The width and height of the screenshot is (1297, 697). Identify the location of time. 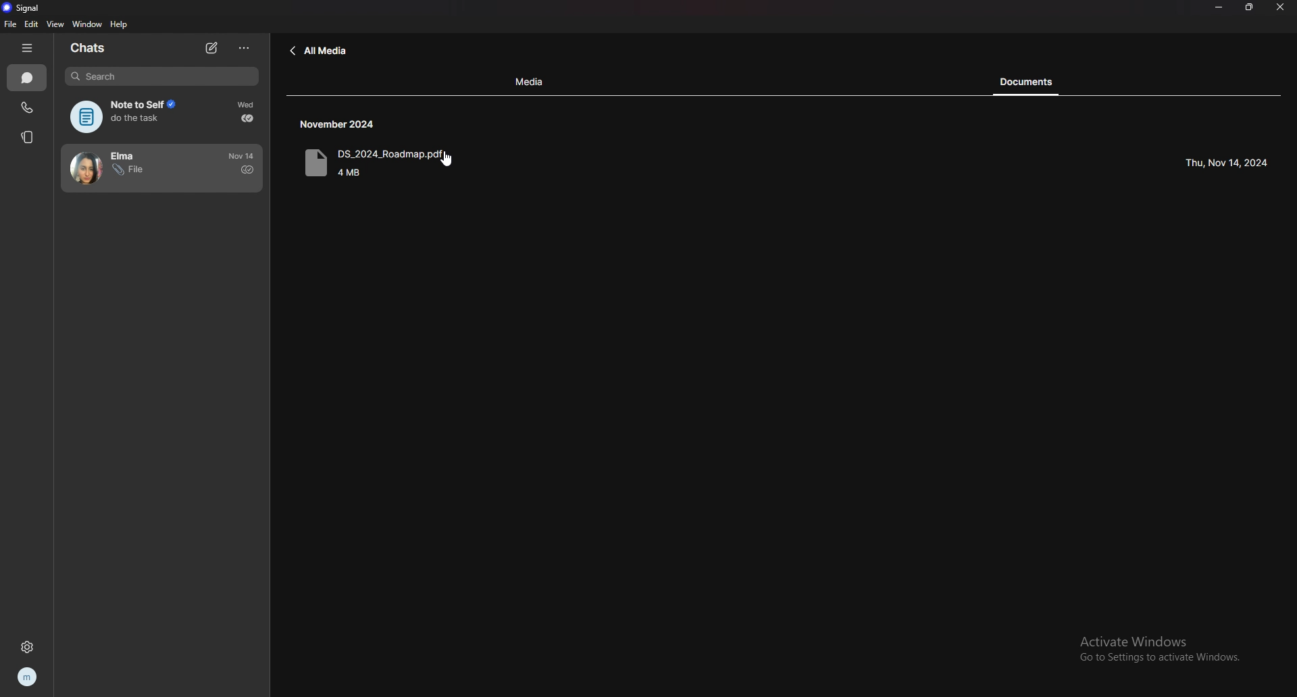
(341, 124).